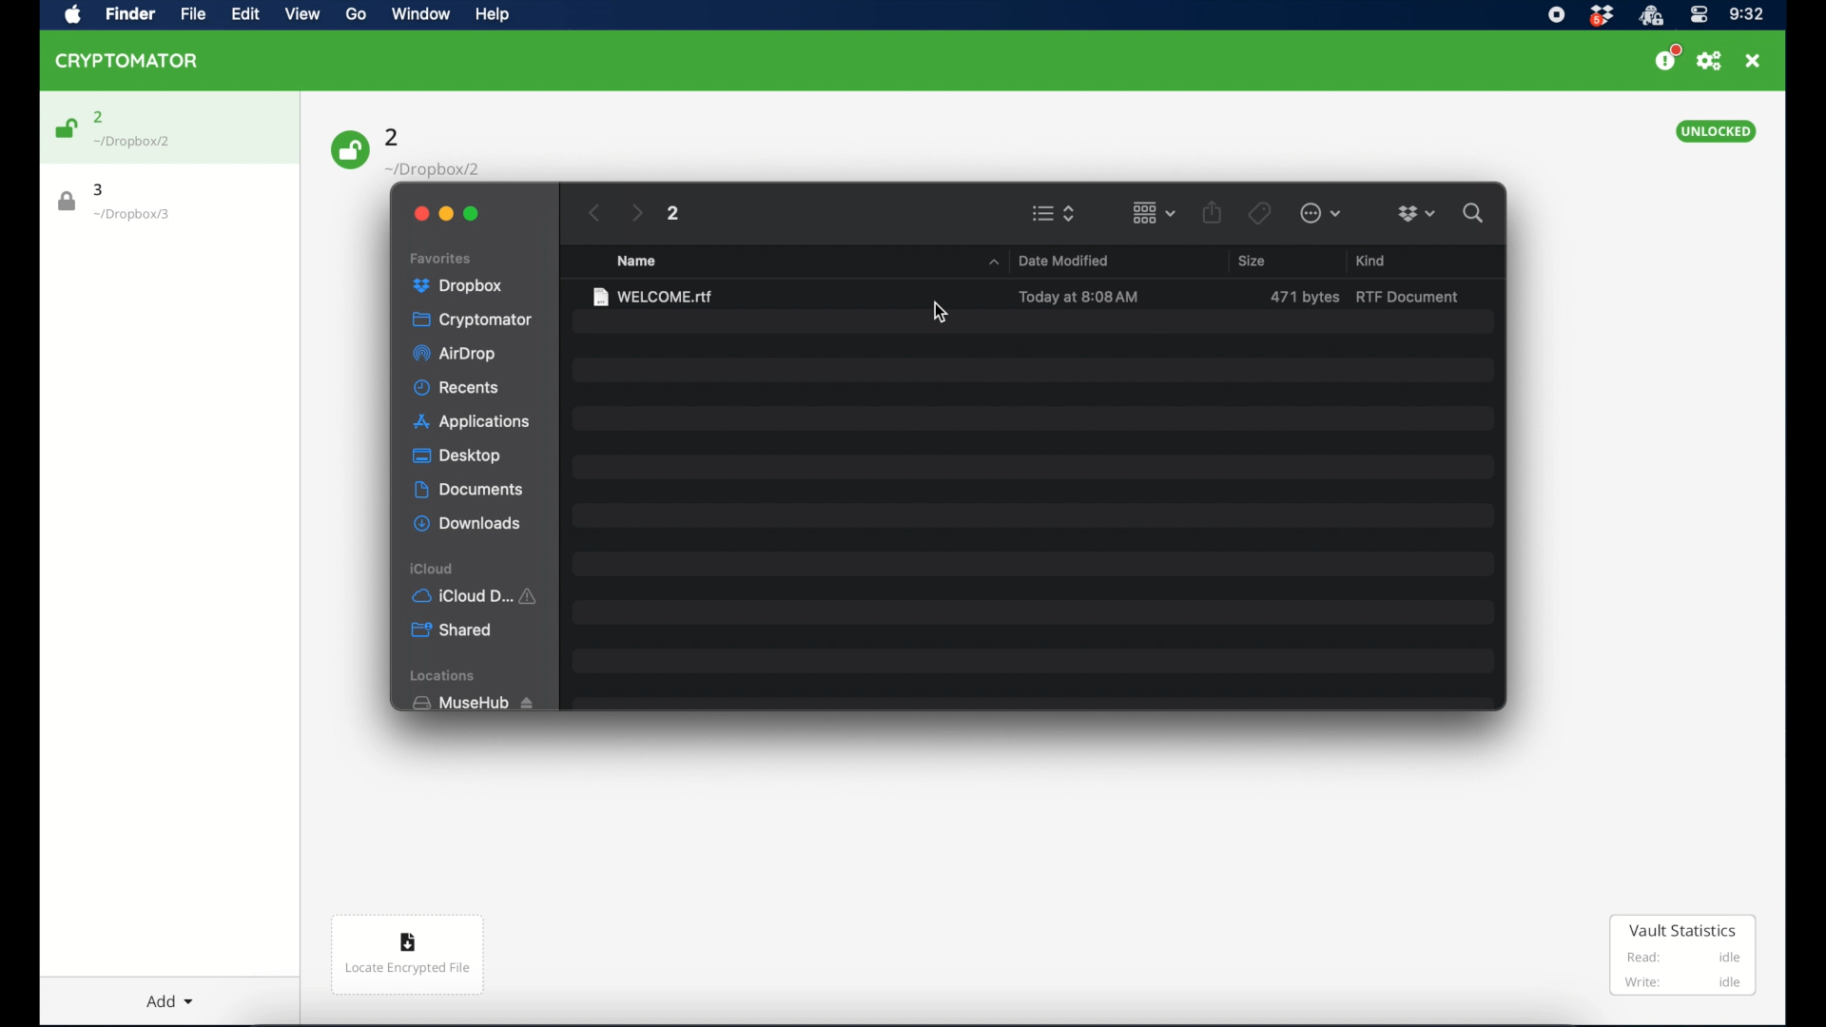 The width and height of the screenshot is (1826, 1027). I want to click on tags, so click(1261, 212).